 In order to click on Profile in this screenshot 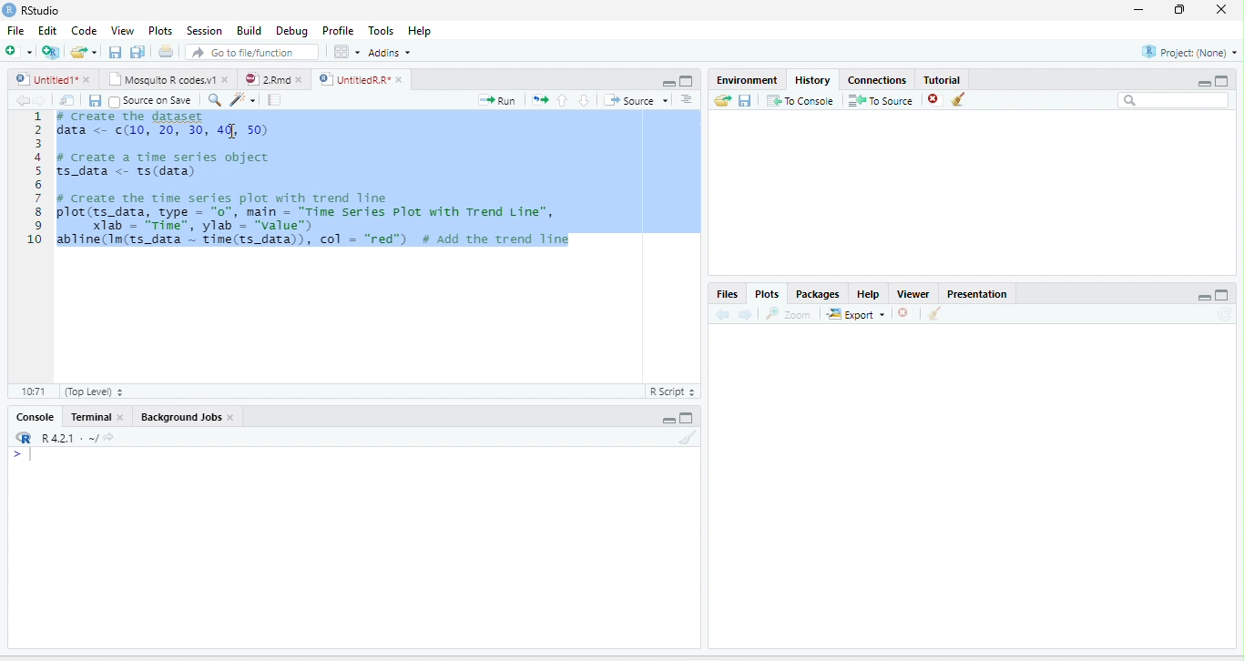, I will do `click(336, 31)`.